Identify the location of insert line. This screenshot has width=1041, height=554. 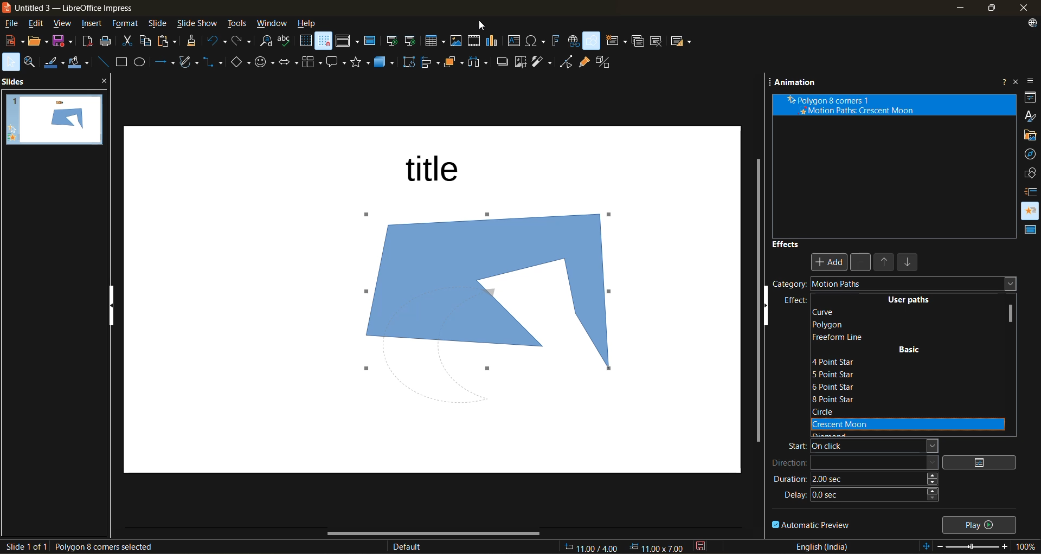
(104, 61).